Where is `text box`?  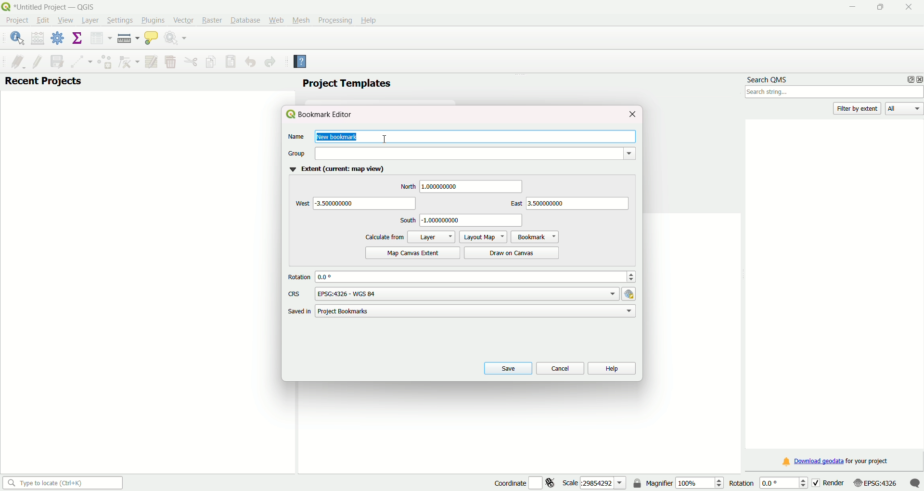
text box is located at coordinates (467, 293).